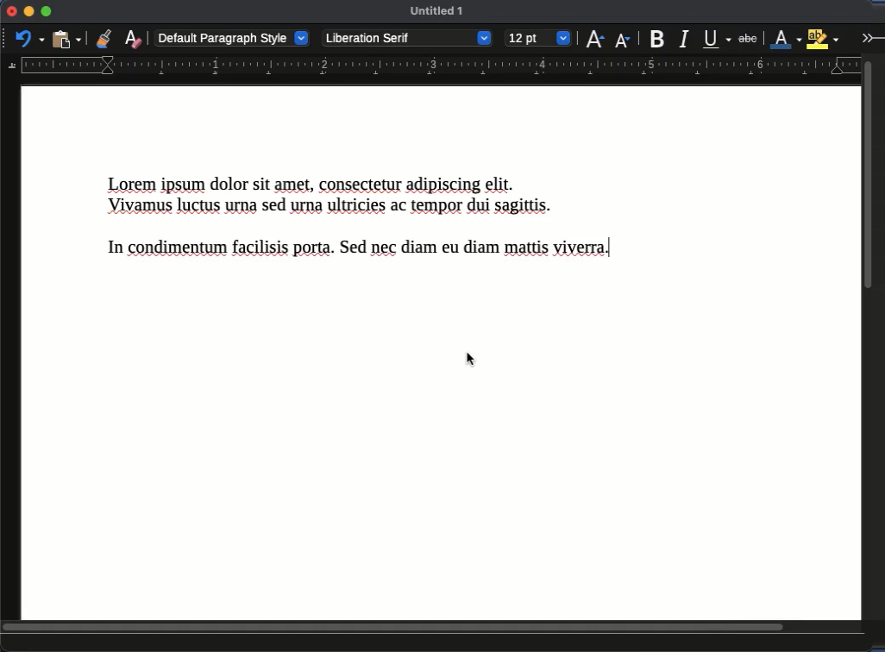 The image size is (885, 652). I want to click on decrease size, so click(624, 39).